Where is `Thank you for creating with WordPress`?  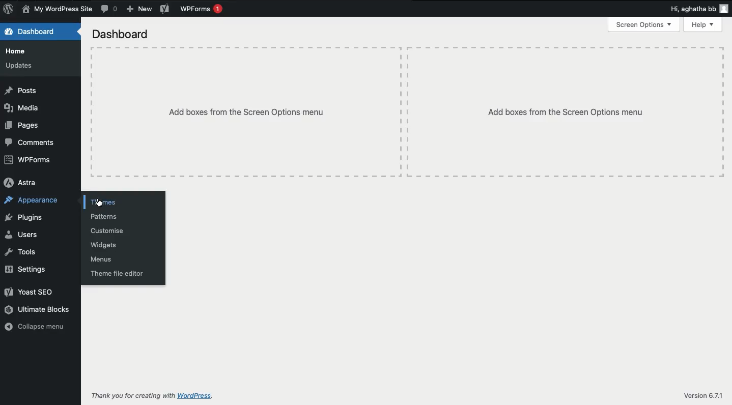
Thank you for creating with WordPress is located at coordinates (152, 397).